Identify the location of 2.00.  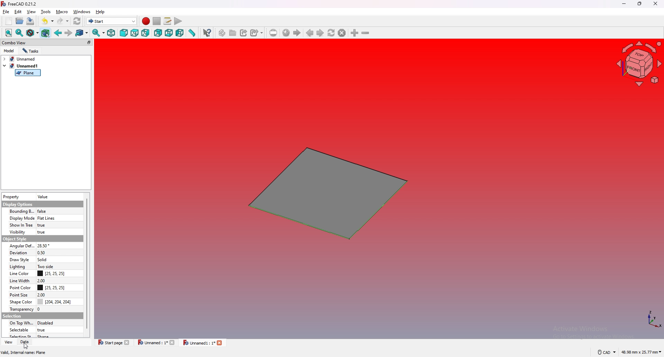
(43, 281).